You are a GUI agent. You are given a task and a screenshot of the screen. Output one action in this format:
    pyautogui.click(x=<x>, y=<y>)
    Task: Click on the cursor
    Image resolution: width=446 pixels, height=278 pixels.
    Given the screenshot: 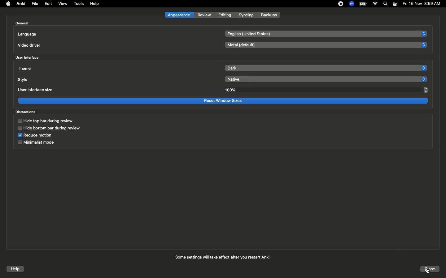 What is the action you would take?
    pyautogui.click(x=428, y=273)
    